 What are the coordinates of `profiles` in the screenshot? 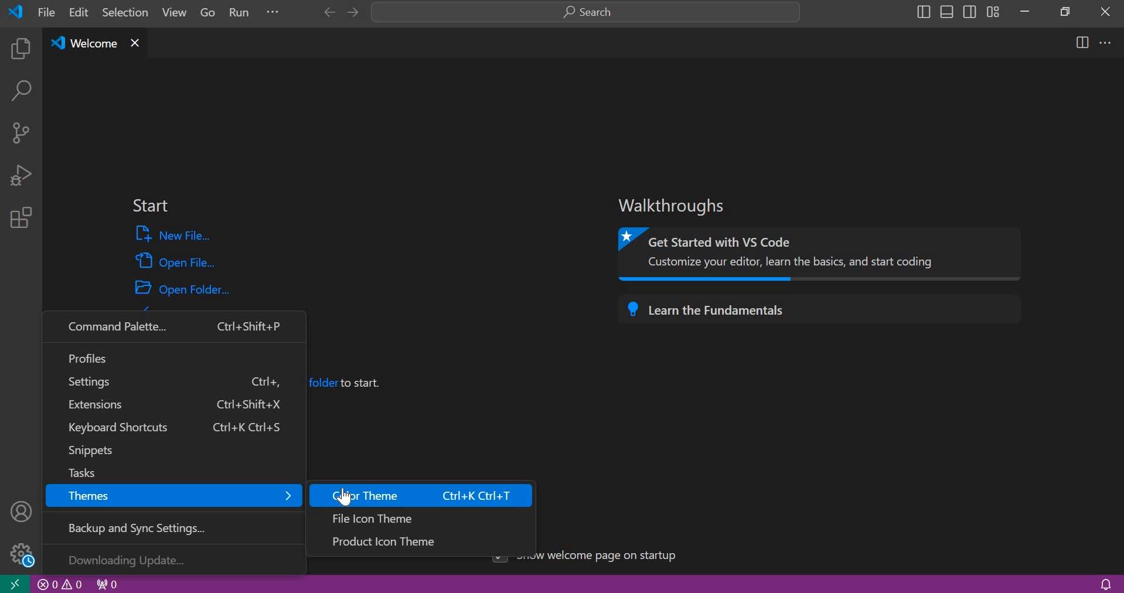 It's located at (174, 356).